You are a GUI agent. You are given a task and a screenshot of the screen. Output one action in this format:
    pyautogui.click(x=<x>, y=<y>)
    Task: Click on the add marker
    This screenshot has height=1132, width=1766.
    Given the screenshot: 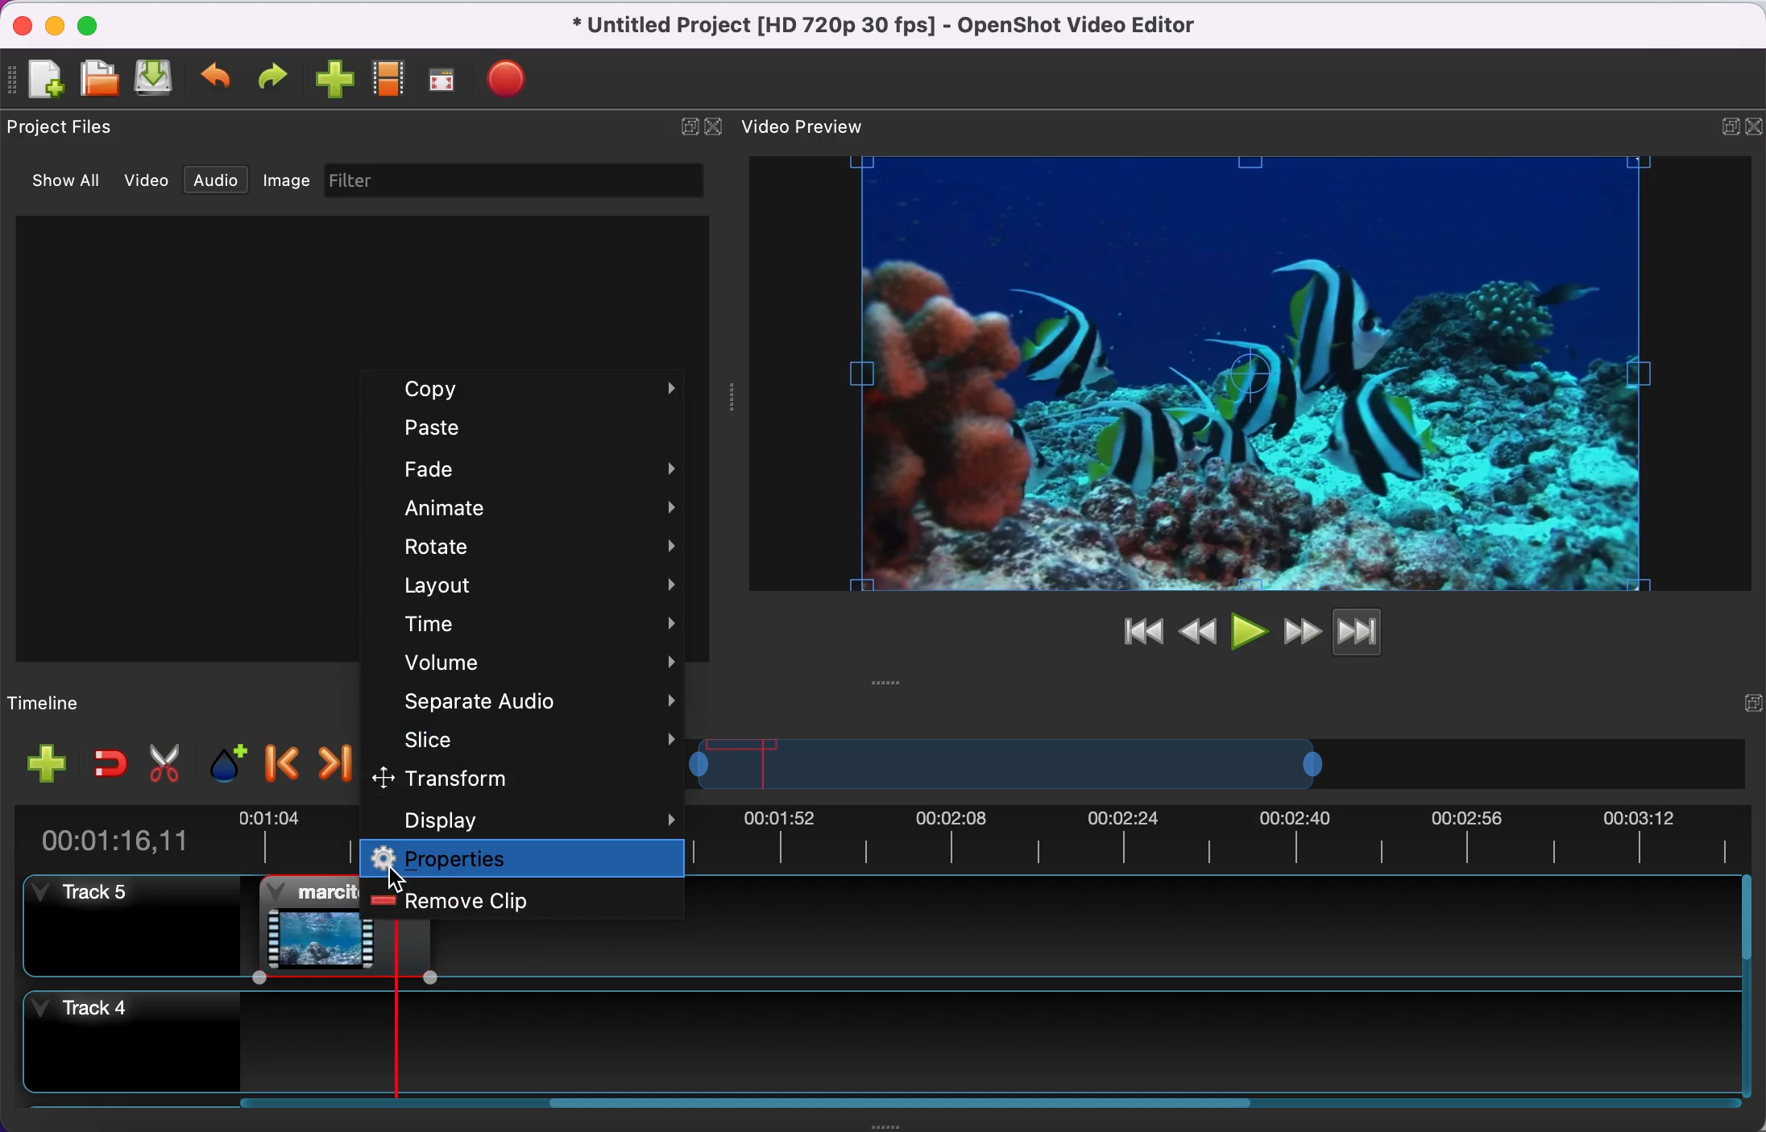 What is the action you would take?
    pyautogui.click(x=224, y=762)
    